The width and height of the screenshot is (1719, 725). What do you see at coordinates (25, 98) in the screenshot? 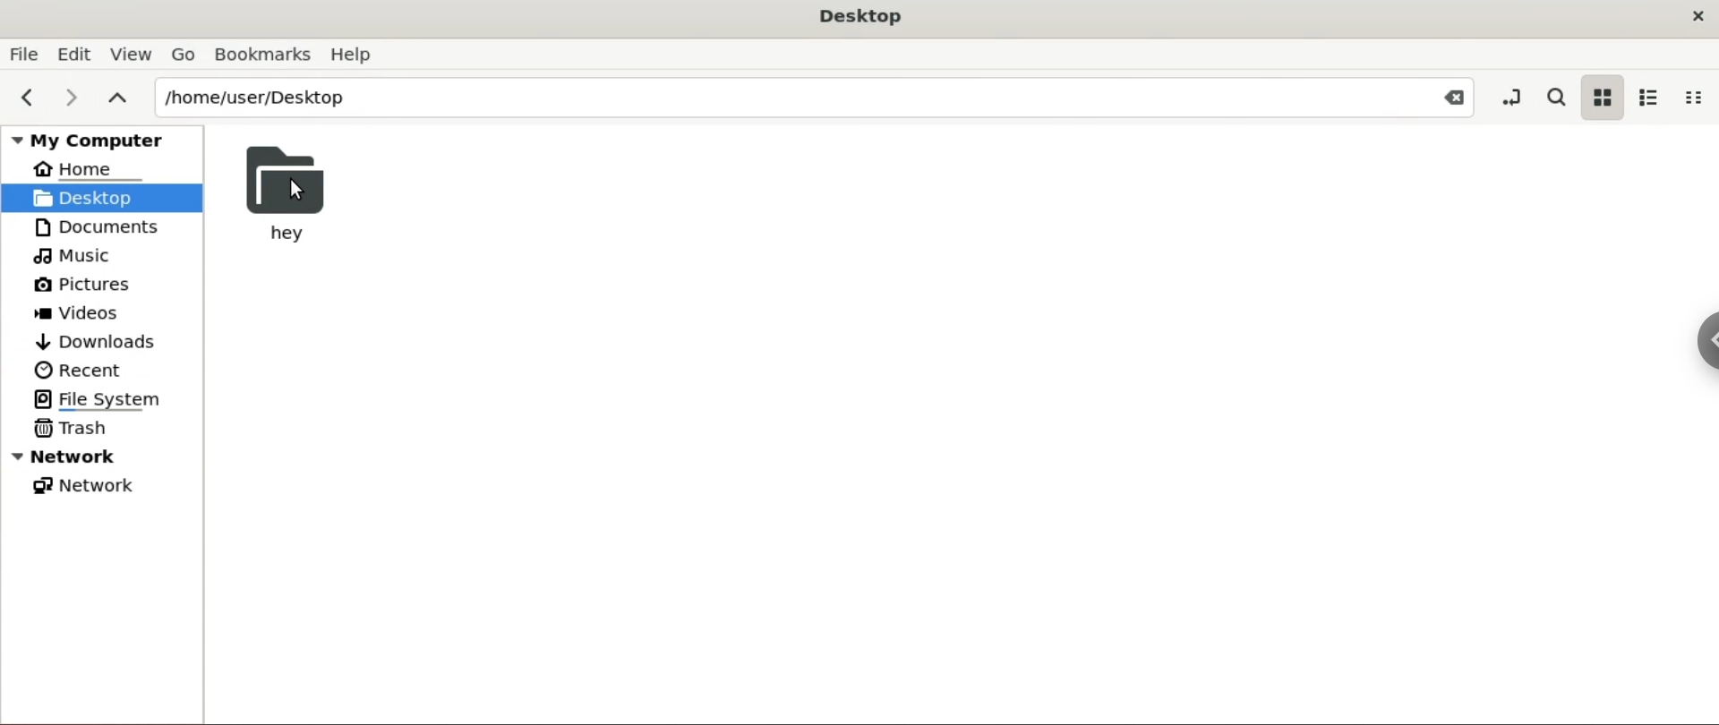
I see `previous` at bounding box center [25, 98].